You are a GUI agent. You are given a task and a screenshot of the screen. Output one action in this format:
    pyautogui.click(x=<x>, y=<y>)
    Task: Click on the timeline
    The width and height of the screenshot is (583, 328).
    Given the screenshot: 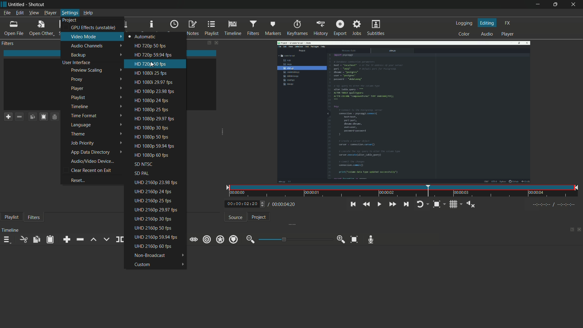 What is the action you would take?
    pyautogui.click(x=233, y=28)
    